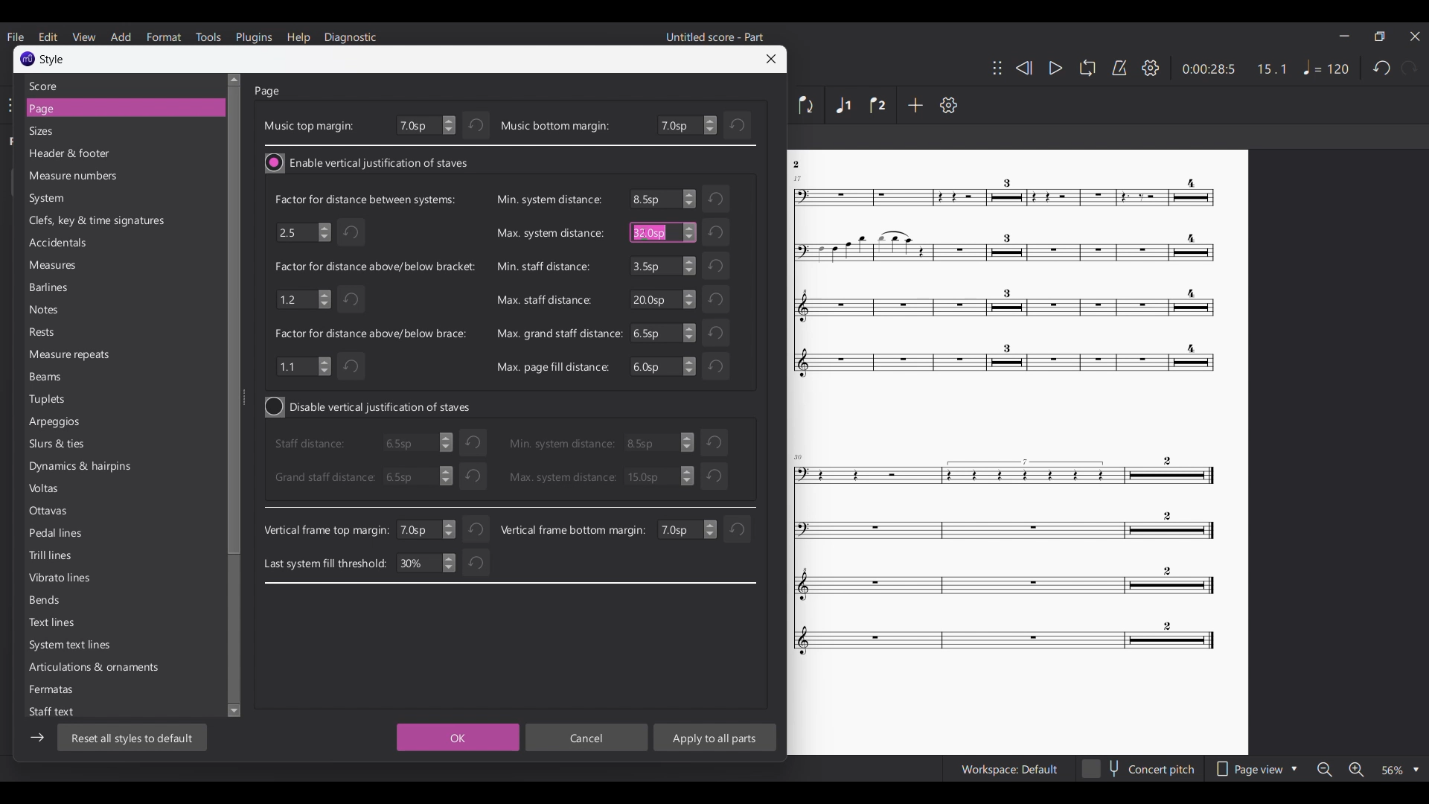 This screenshot has height=804, width=1429. Describe the element at coordinates (304, 366) in the screenshot. I see `1.1` at that location.